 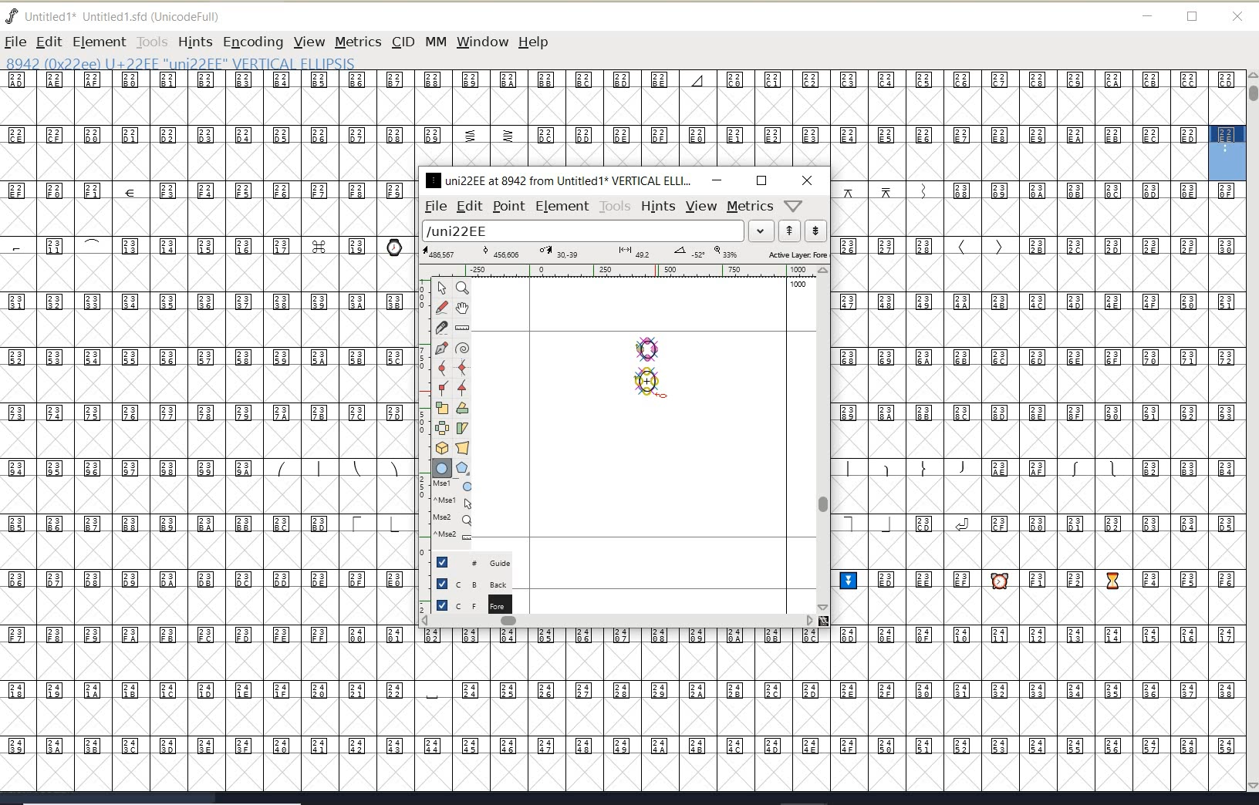 What do you see at coordinates (441, 327) in the screenshot?
I see `cut splines in two` at bounding box center [441, 327].